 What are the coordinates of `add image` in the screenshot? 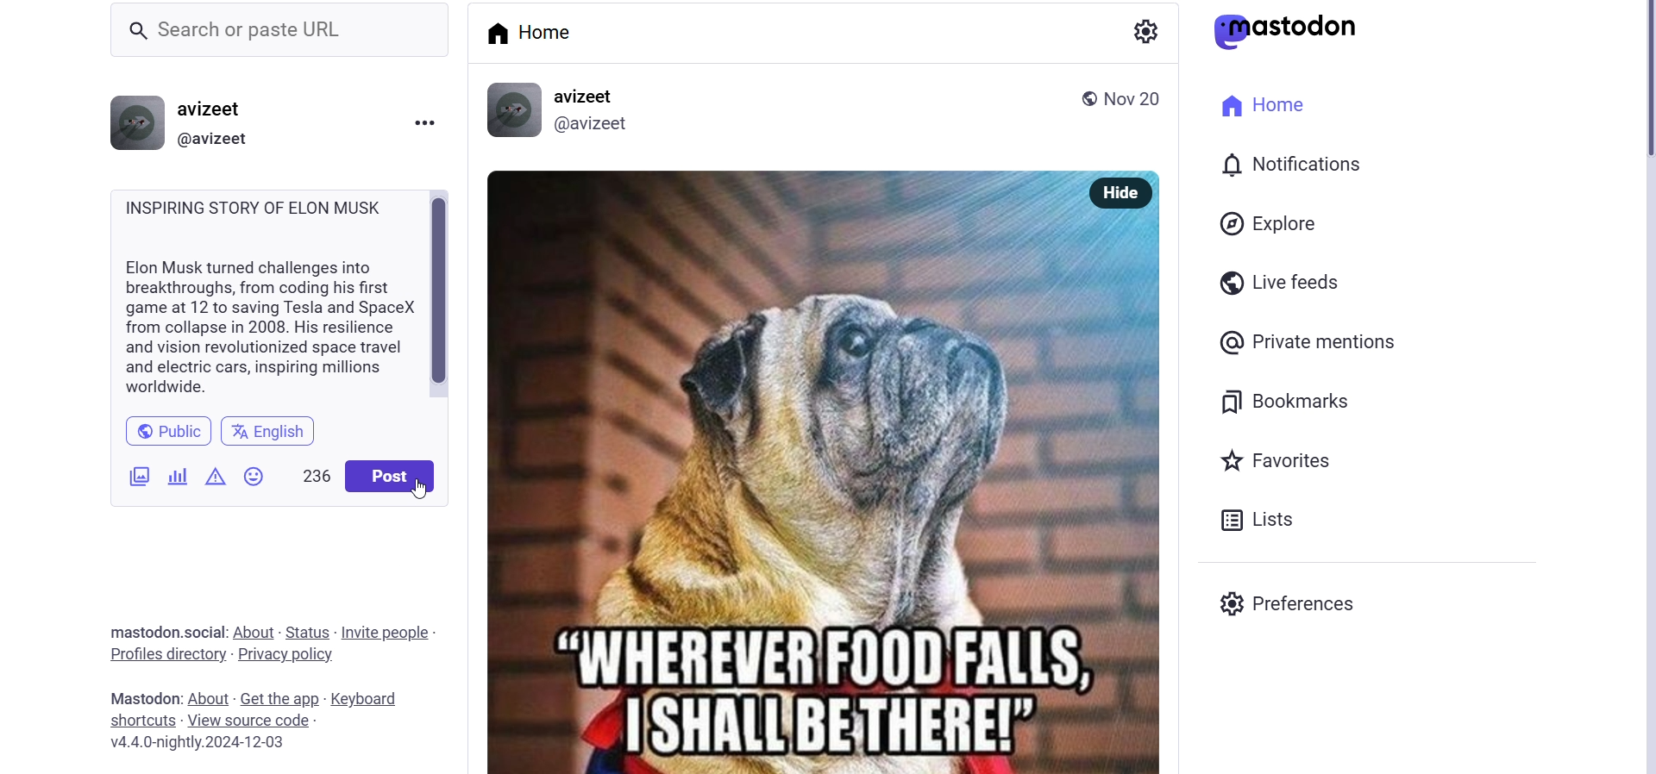 It's located at (130, 478).